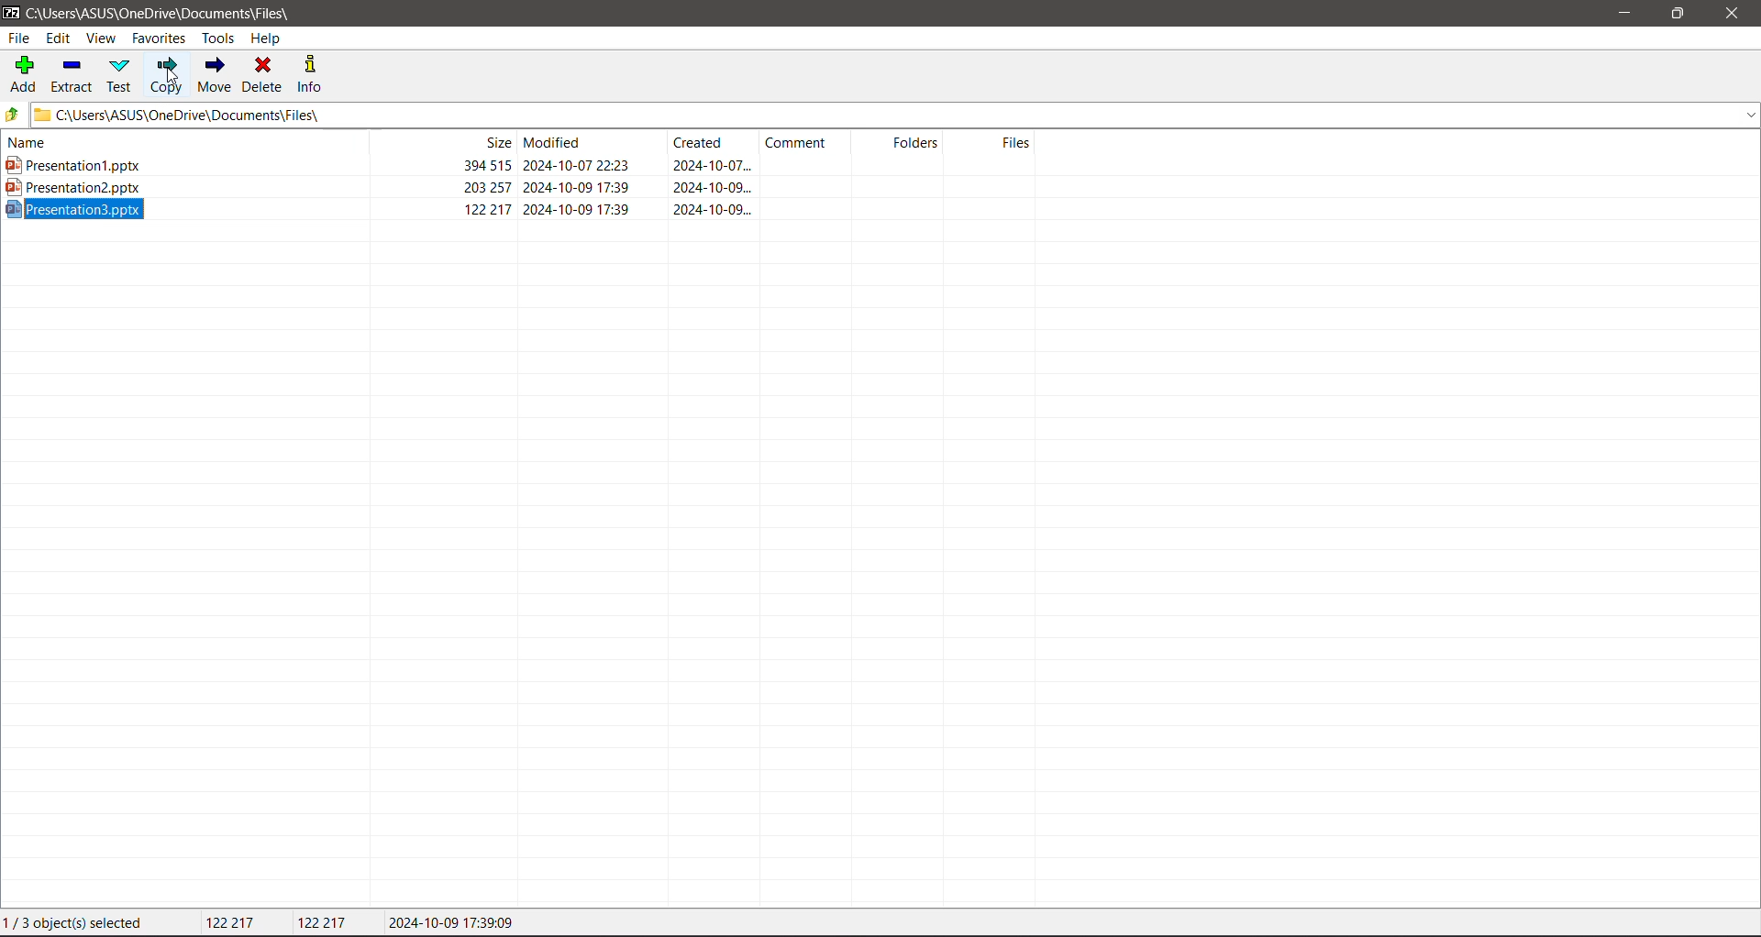 This screenshot has width=1761, height=937. What do you see at coordinates (16, 115) in the screenshot?
I see `Move Up one level` at bounding box center [16, 115].